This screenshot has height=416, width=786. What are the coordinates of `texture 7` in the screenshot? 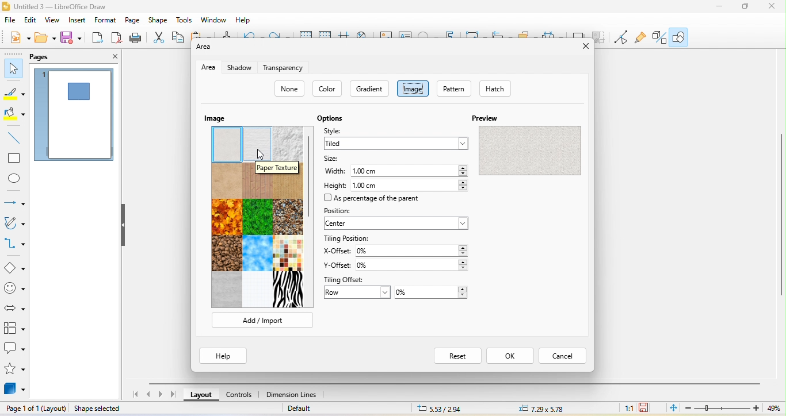 It's located at (227, 216).